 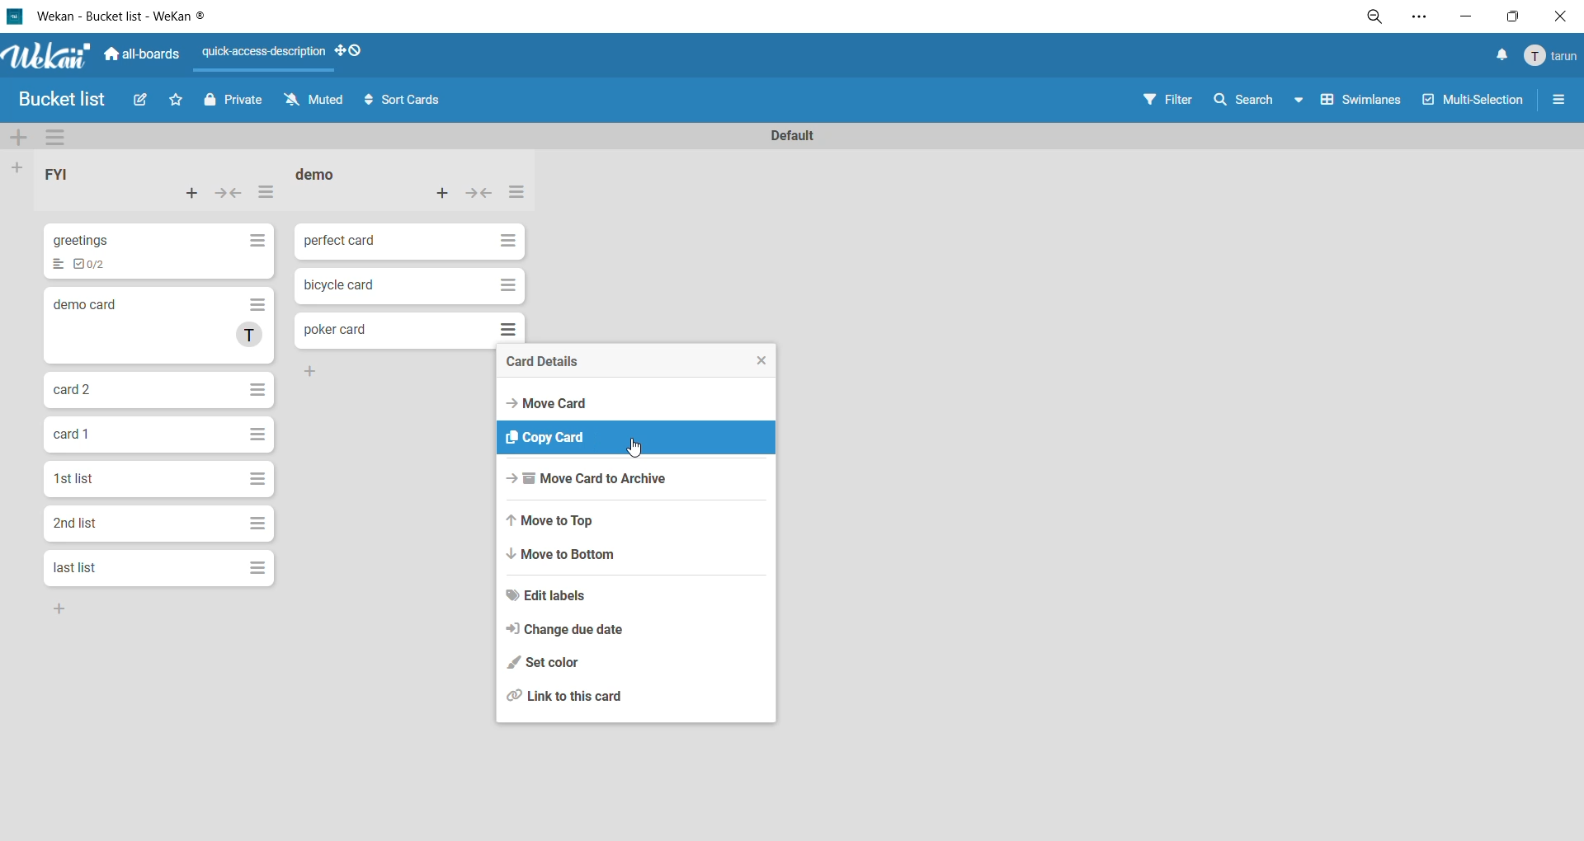 I want to click on sidebar, so click(x=1558, y=103).